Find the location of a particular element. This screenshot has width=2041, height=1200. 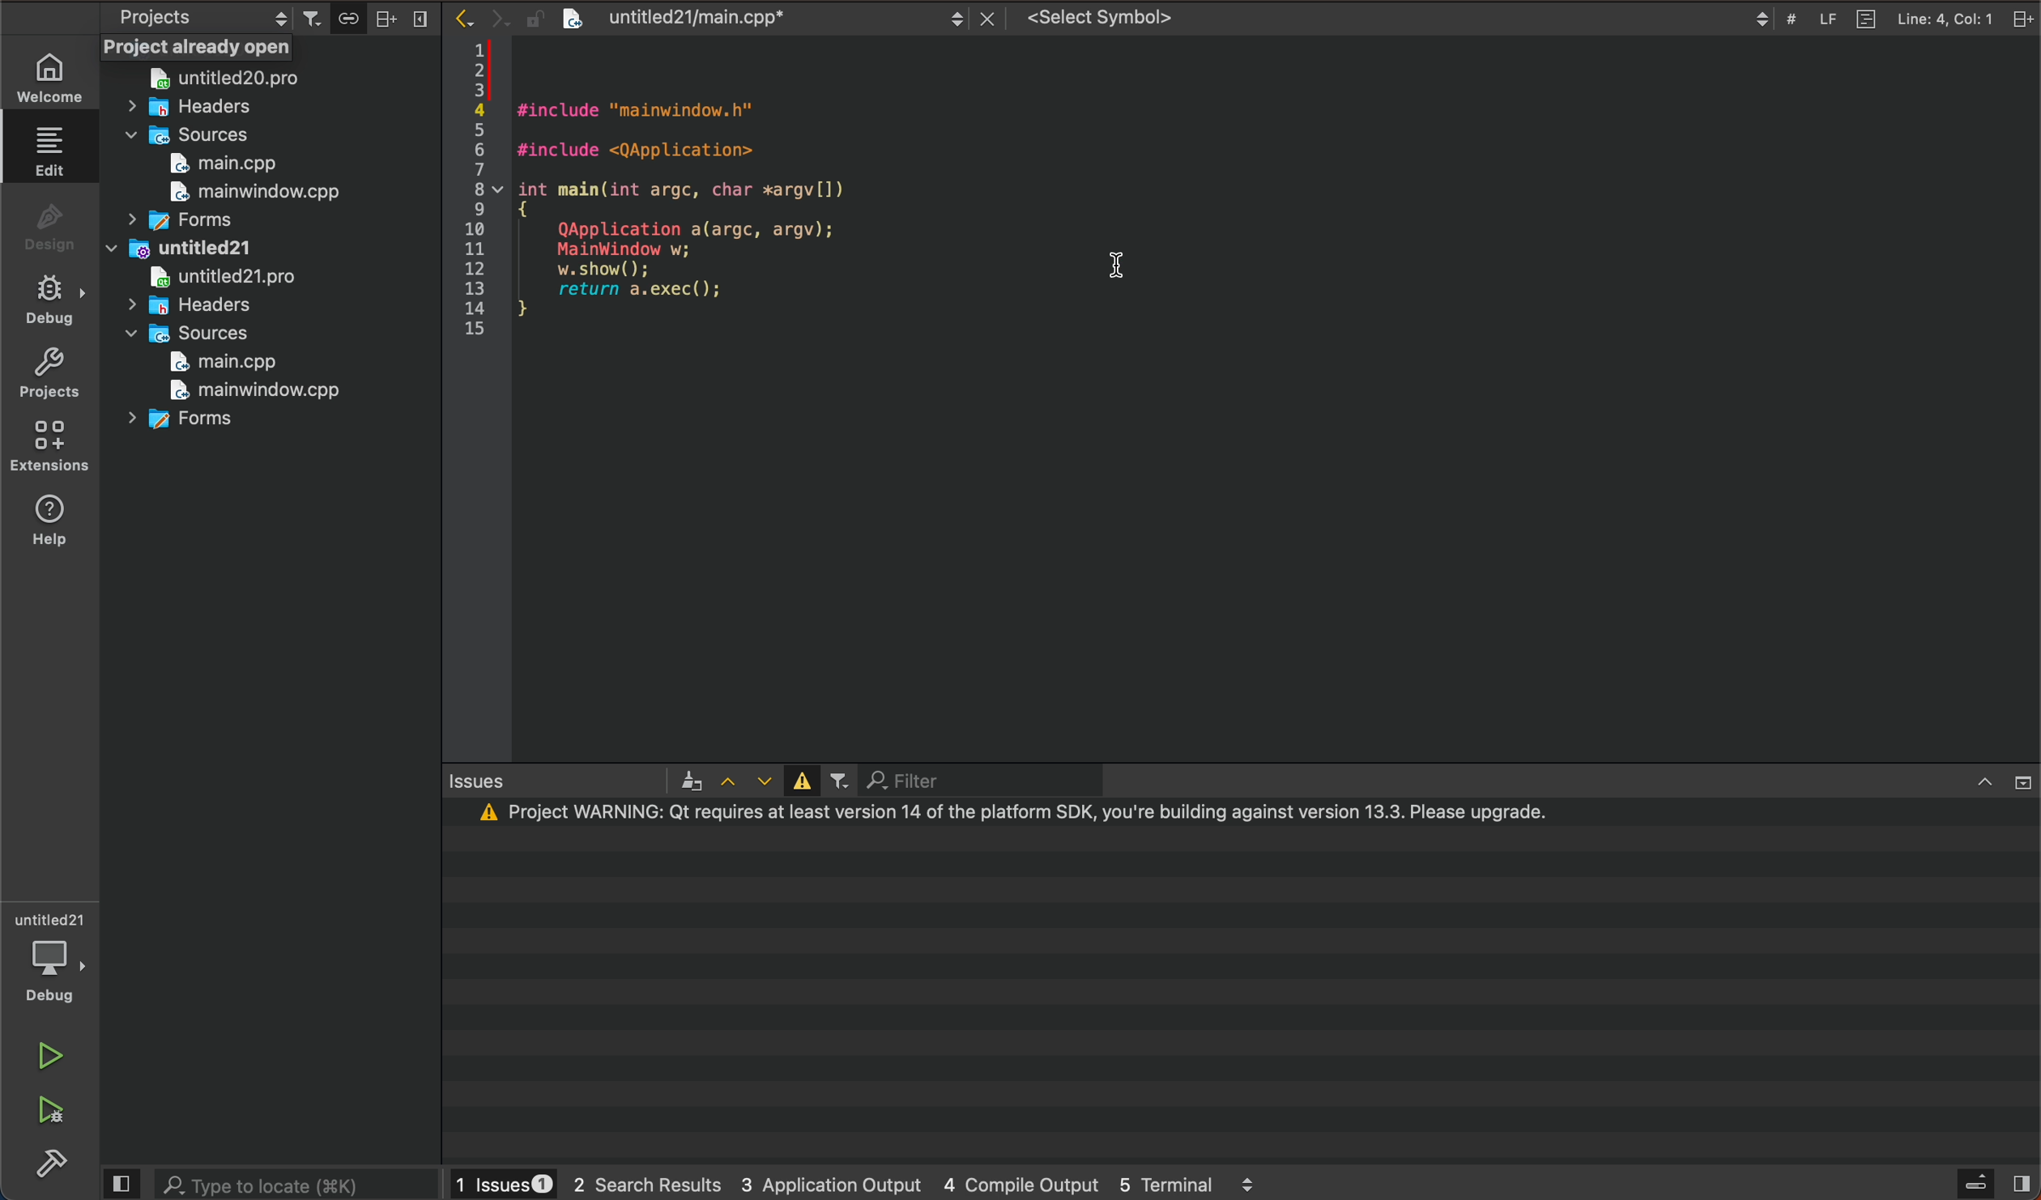

design is located at coordinates (49, 223).